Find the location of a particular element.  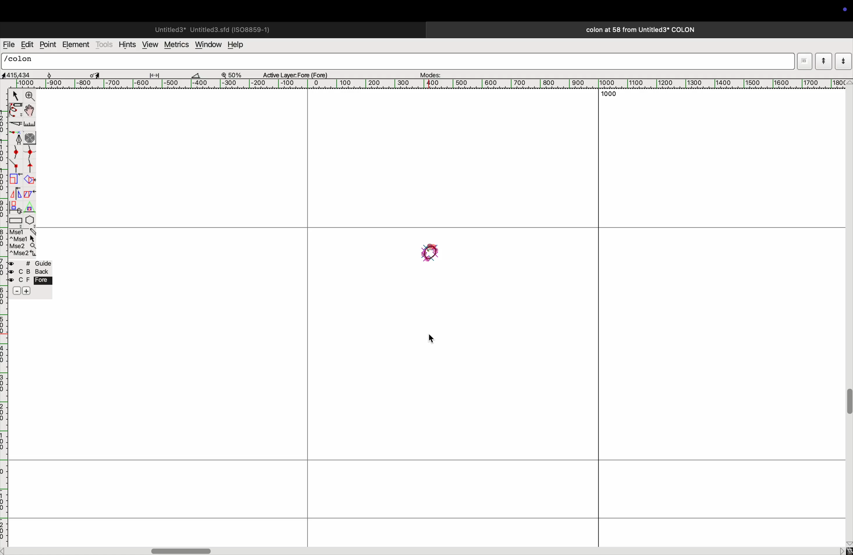

cut is located at coordinates (200, 75).